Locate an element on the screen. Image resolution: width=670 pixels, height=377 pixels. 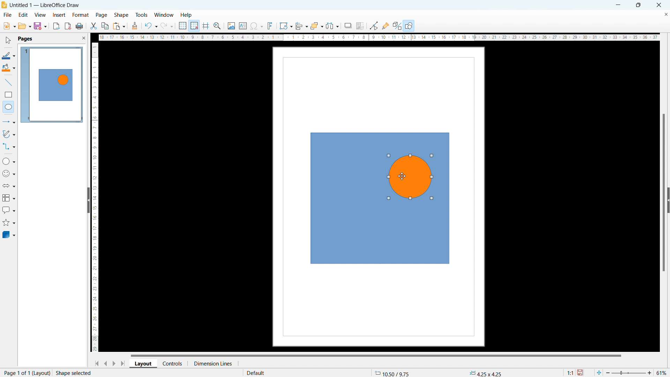
fill color is located at coordinates (9, 68).